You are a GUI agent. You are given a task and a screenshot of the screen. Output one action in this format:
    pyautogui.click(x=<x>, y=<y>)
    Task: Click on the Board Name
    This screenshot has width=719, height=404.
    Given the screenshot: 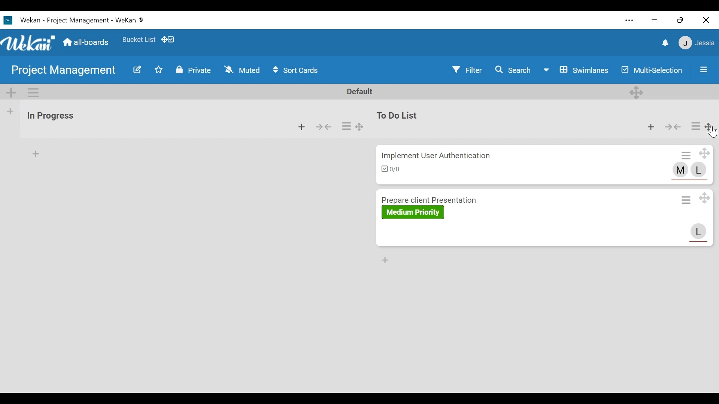 What is the action you would take?
    pyautogui.click(x=64, y=70)
    